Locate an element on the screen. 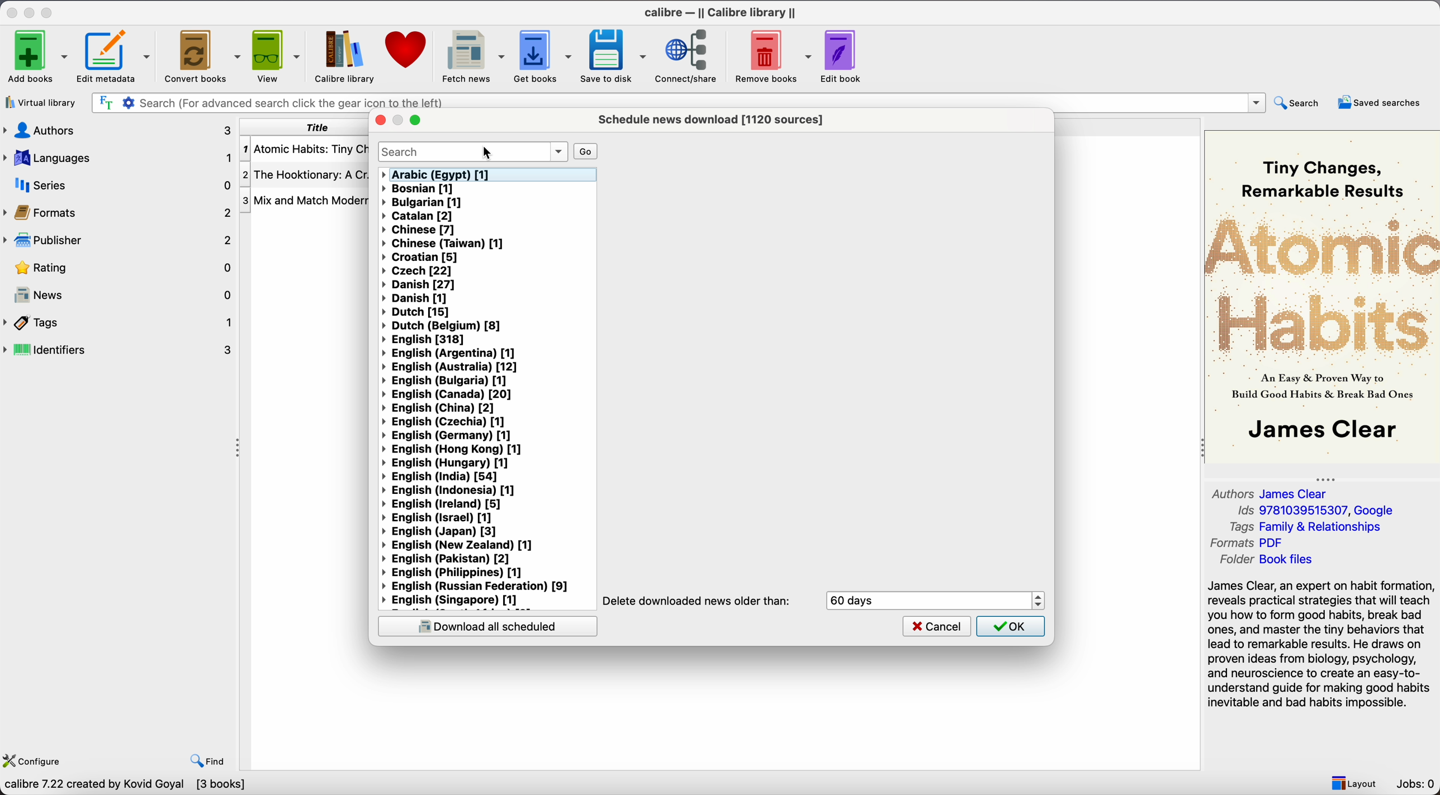 Image resolution: width=1440 pixels, height=795 pixels. English (Singapore) [1] is located at coordinates (453, 600).